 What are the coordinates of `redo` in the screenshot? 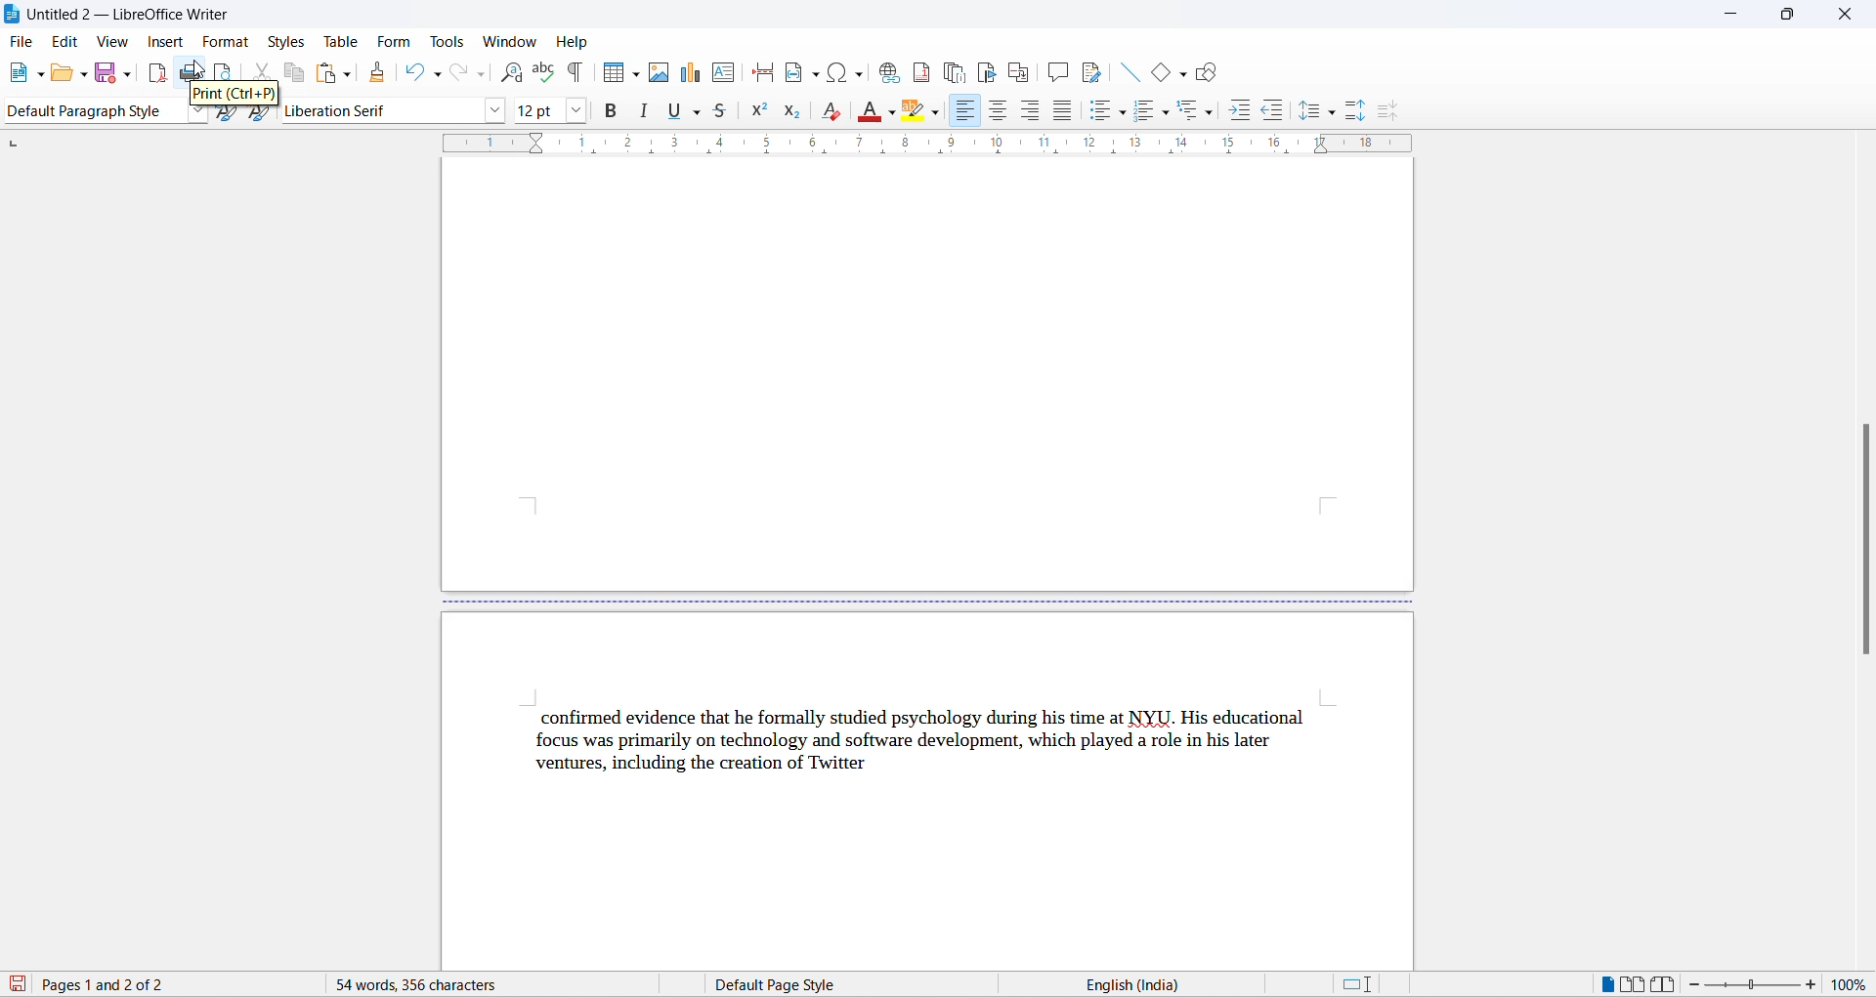 It's located at (460, 70).